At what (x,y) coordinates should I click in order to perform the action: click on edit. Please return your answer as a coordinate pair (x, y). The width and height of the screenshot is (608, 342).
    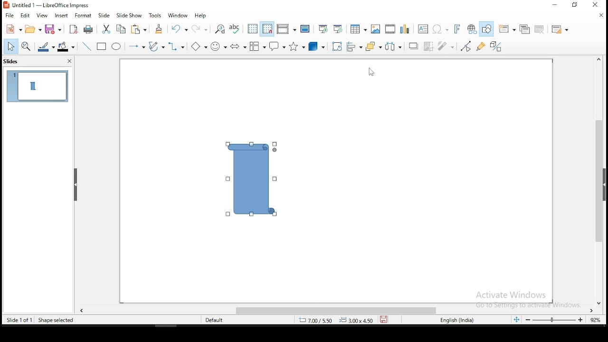
    Looking at the image, I should click on (24, 16).